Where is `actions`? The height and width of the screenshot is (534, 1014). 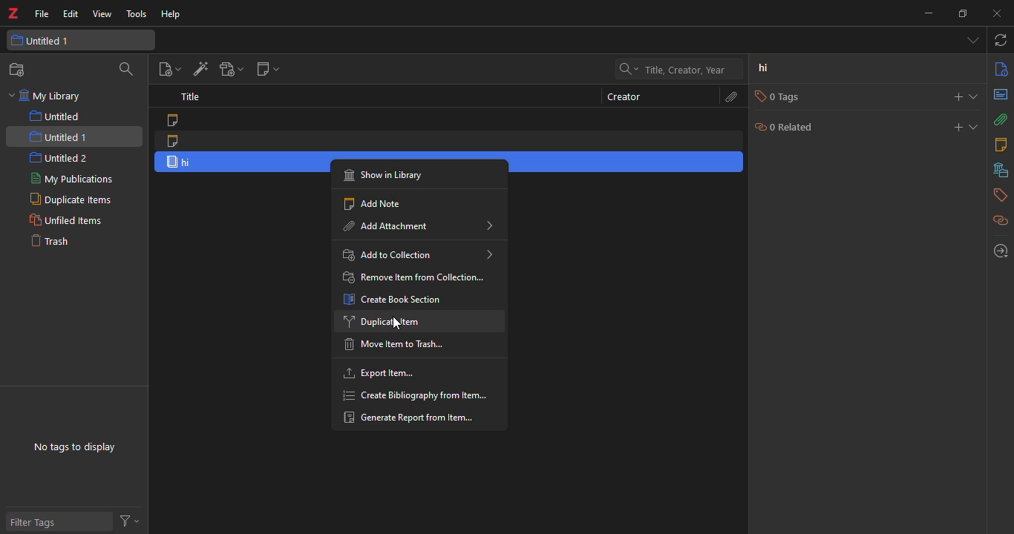
actions is located at coordinates (134, 523).